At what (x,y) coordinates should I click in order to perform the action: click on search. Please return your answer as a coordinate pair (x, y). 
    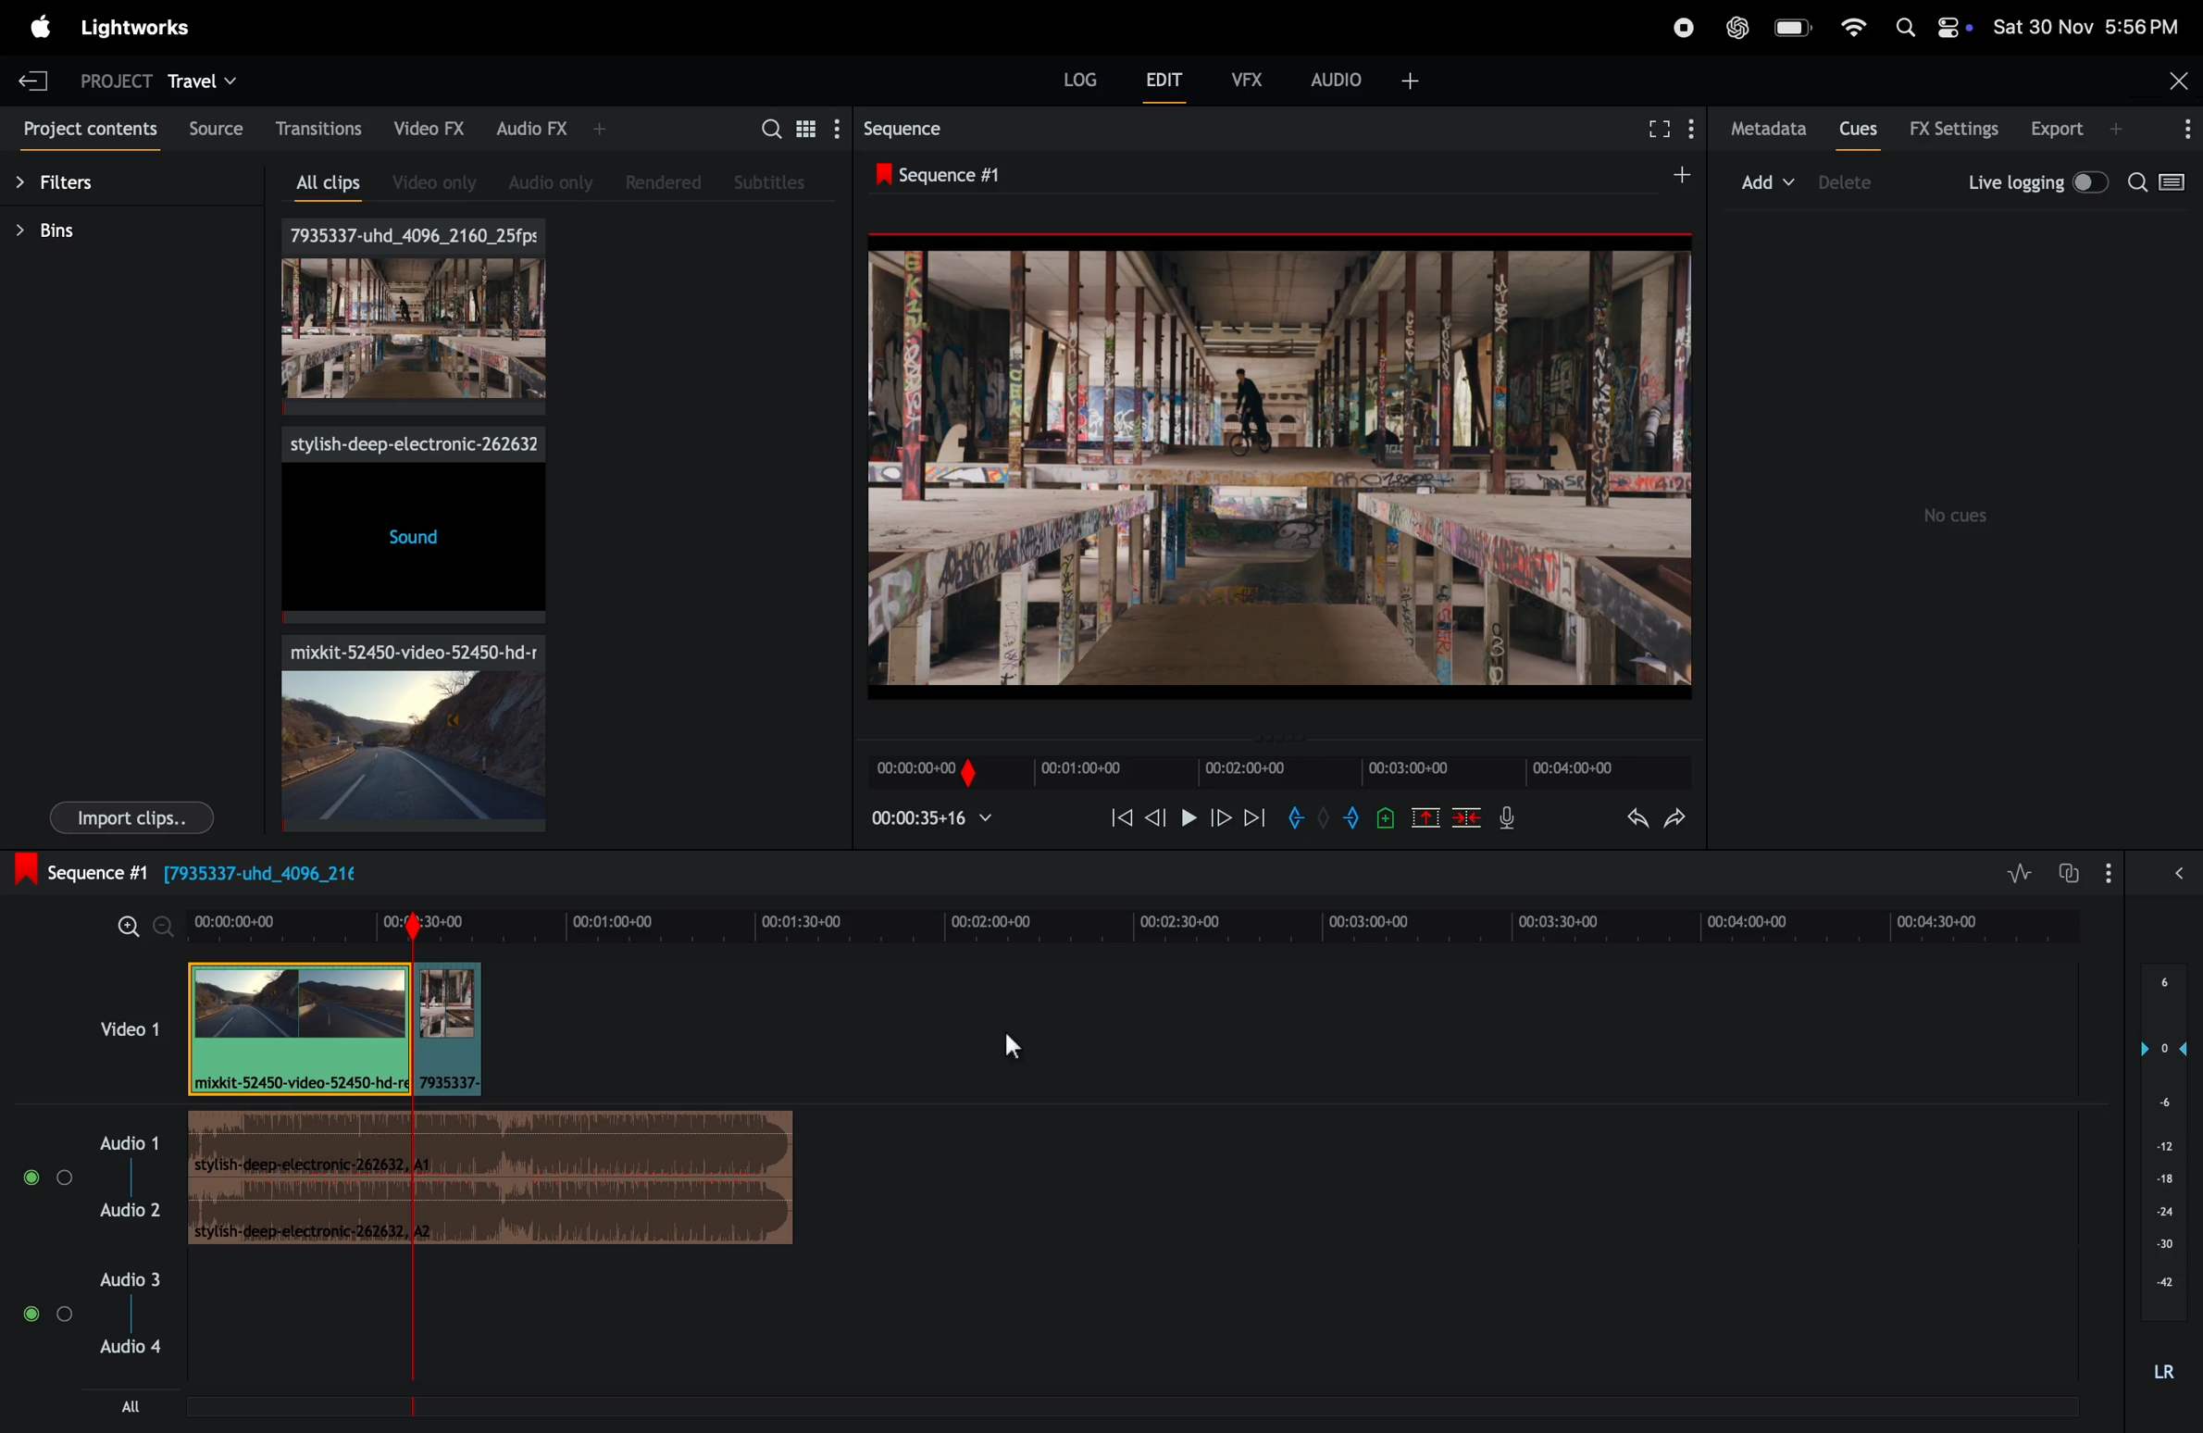
    Looking at the image, I should click on (784, 127).